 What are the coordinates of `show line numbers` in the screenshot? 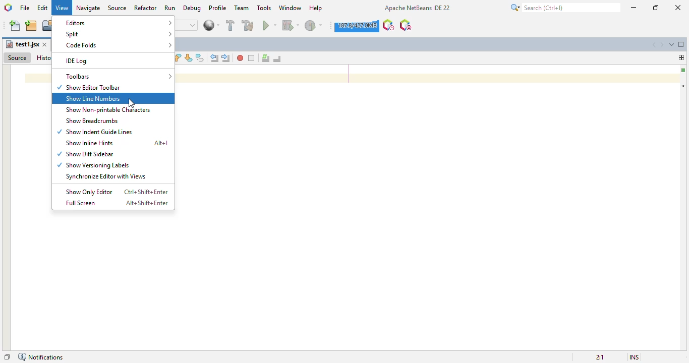 It's located at (93, 98).